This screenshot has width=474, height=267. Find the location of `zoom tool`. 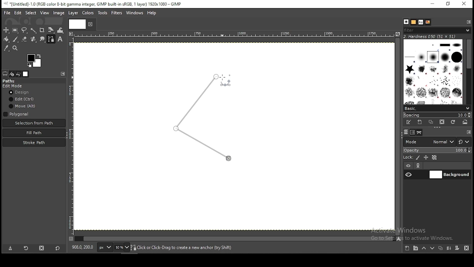

zoom tool is located at coordinates (16, 48).